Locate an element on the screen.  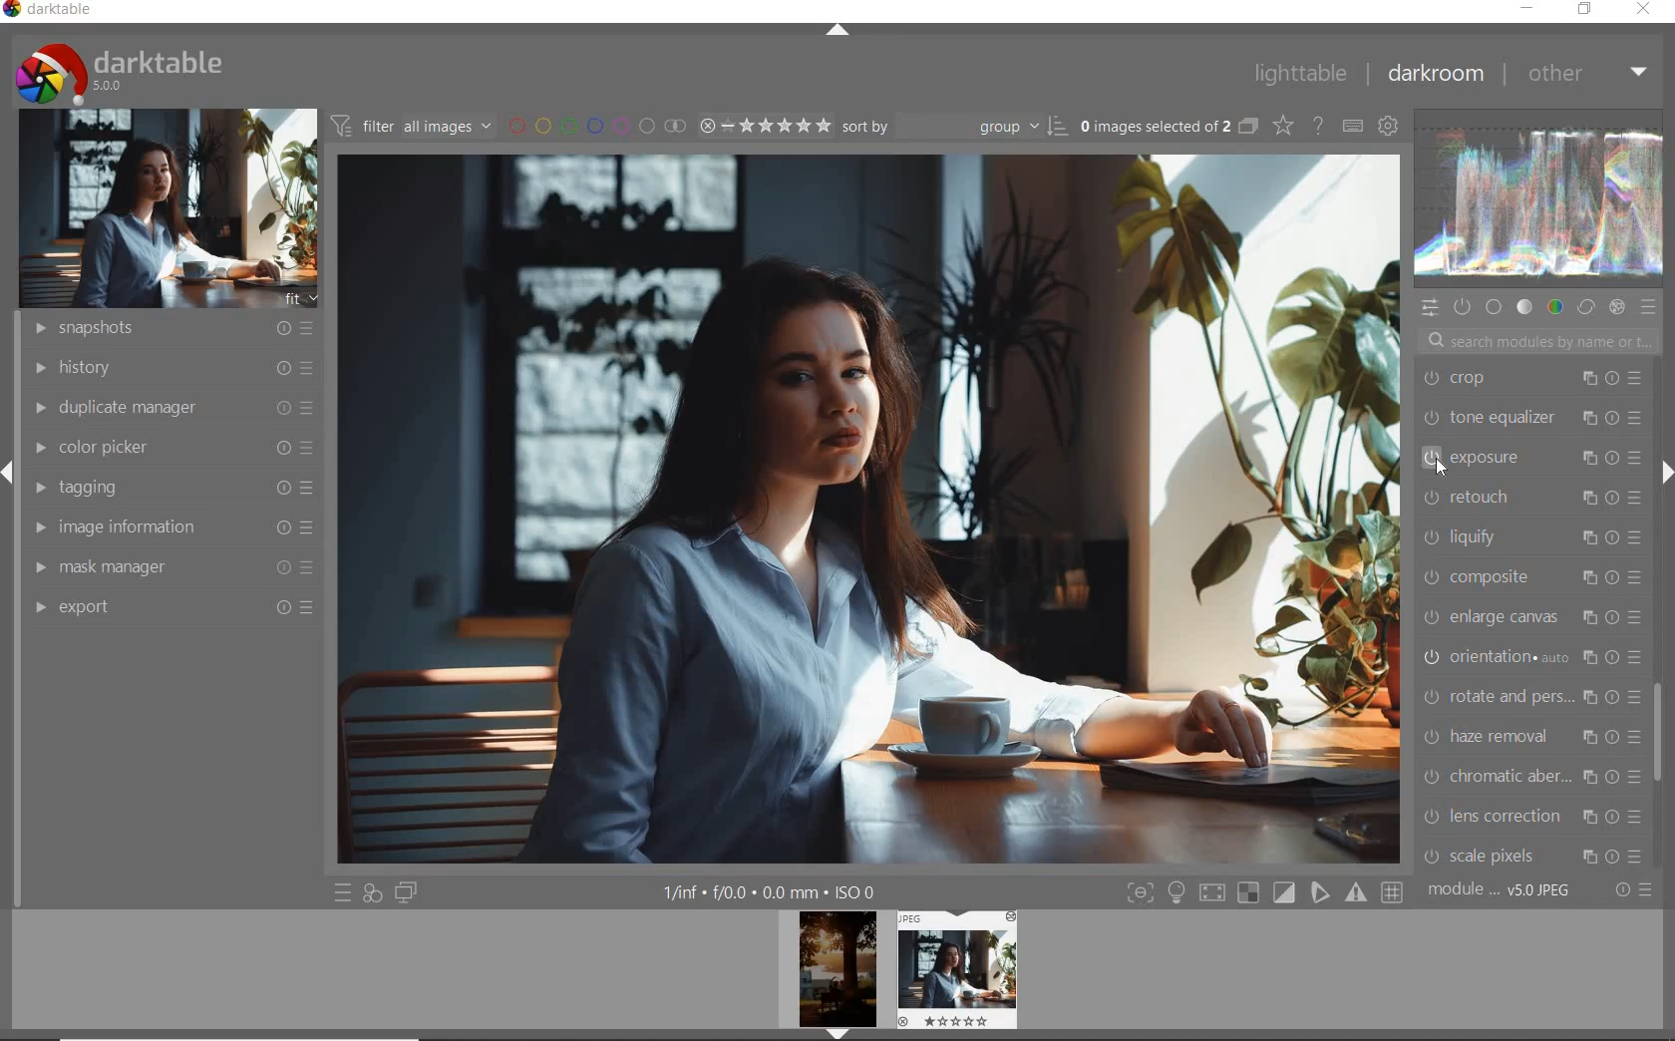
EXPORT is located at coordinates (174, 607).